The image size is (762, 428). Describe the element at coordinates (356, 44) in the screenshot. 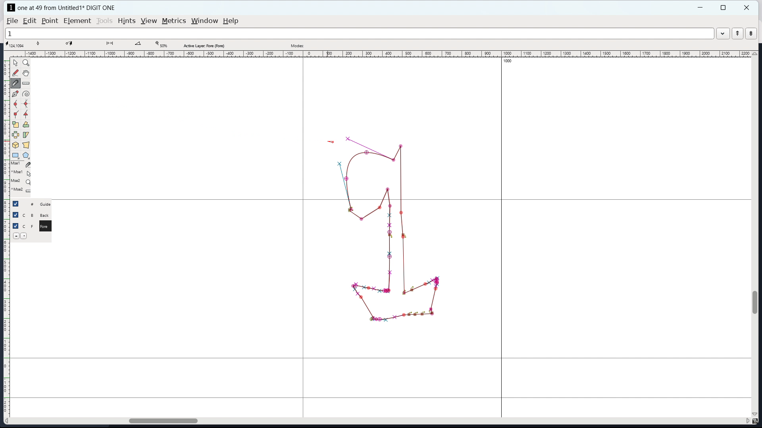

I see `active layer: Fore (Fore)` at that location.